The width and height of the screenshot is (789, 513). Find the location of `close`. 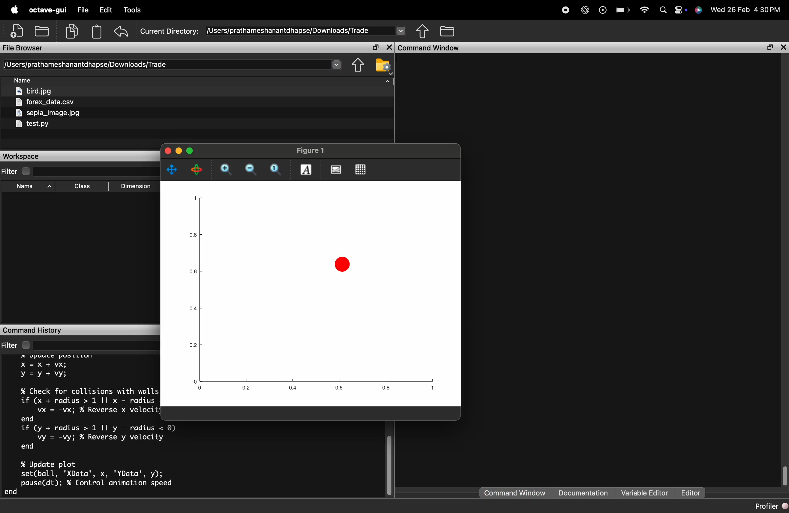

close is located at coordinates (168, 150).